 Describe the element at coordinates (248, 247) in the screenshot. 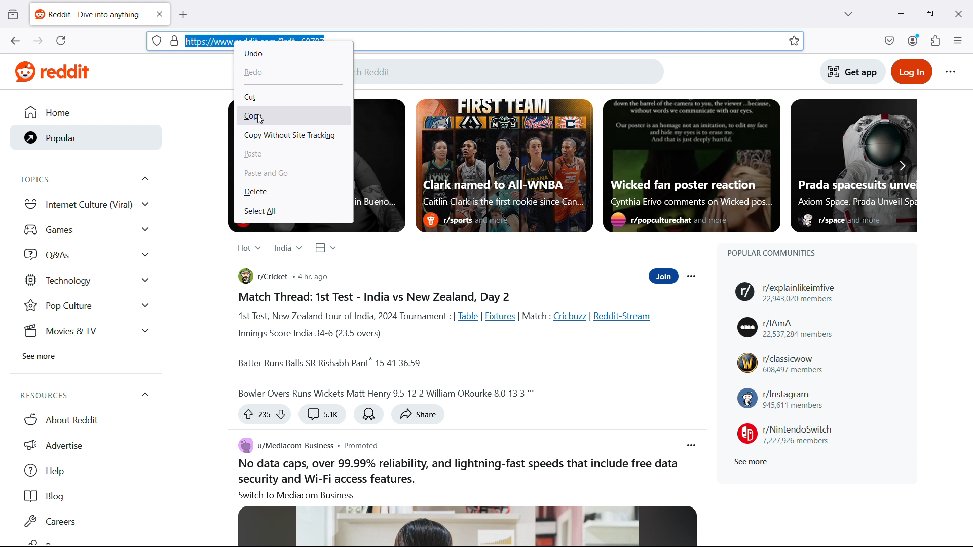

I see `Select relevance` at that location.